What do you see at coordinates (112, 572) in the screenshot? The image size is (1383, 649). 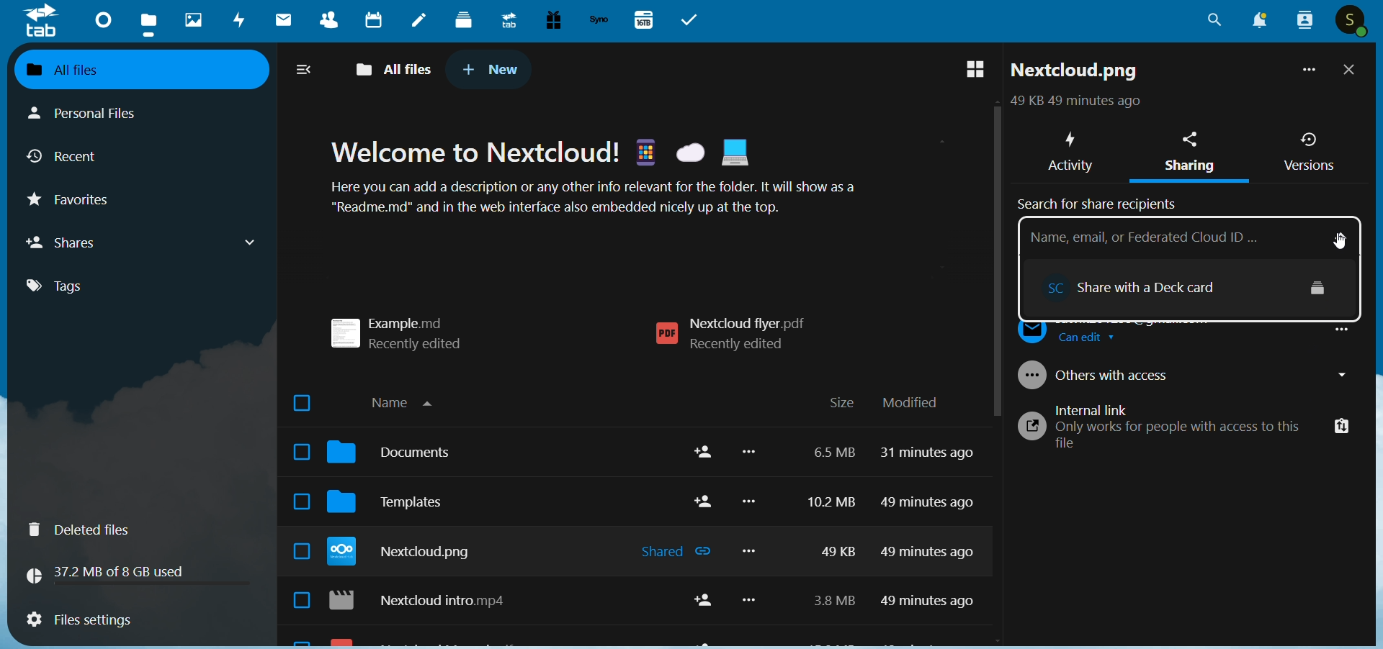 I see `storage` at bounding box center [112, 572].